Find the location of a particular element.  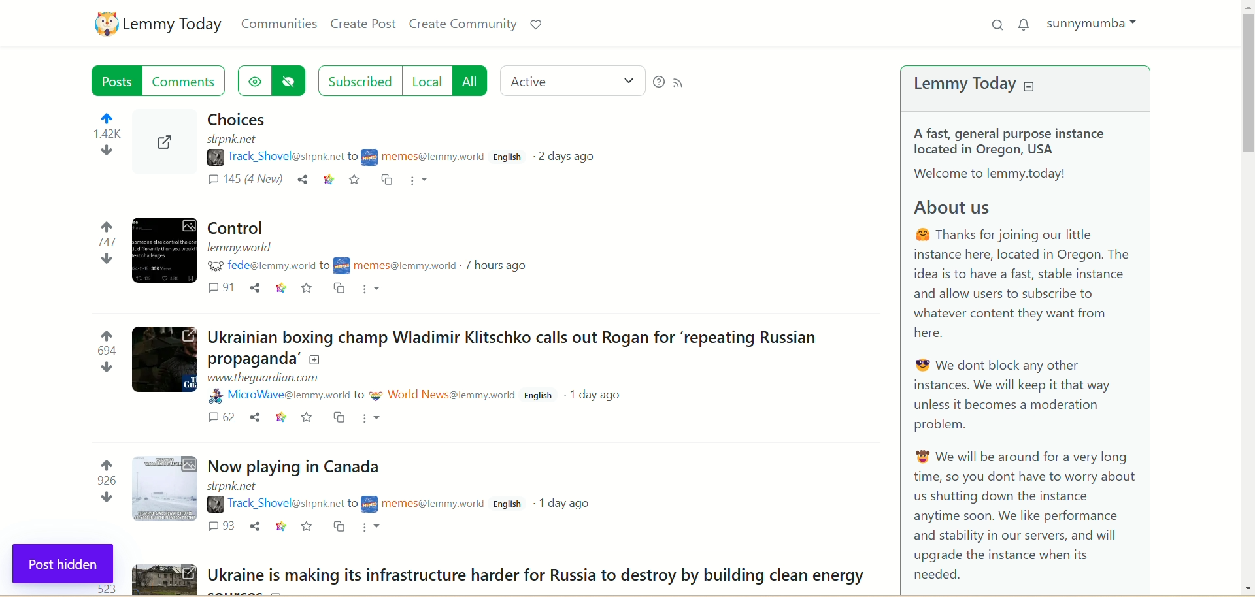

support lemmy is located at coordinates (537, 23).